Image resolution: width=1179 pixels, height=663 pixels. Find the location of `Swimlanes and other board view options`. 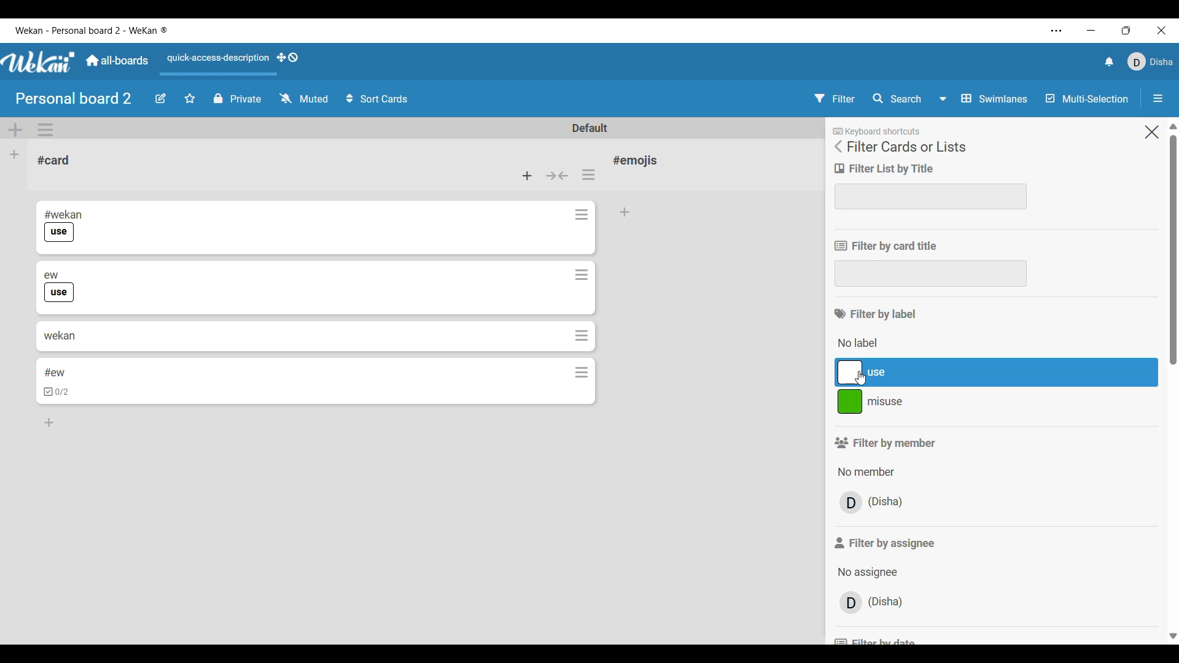

Swimlanes and other board view options is located at coordinates (982, 98).